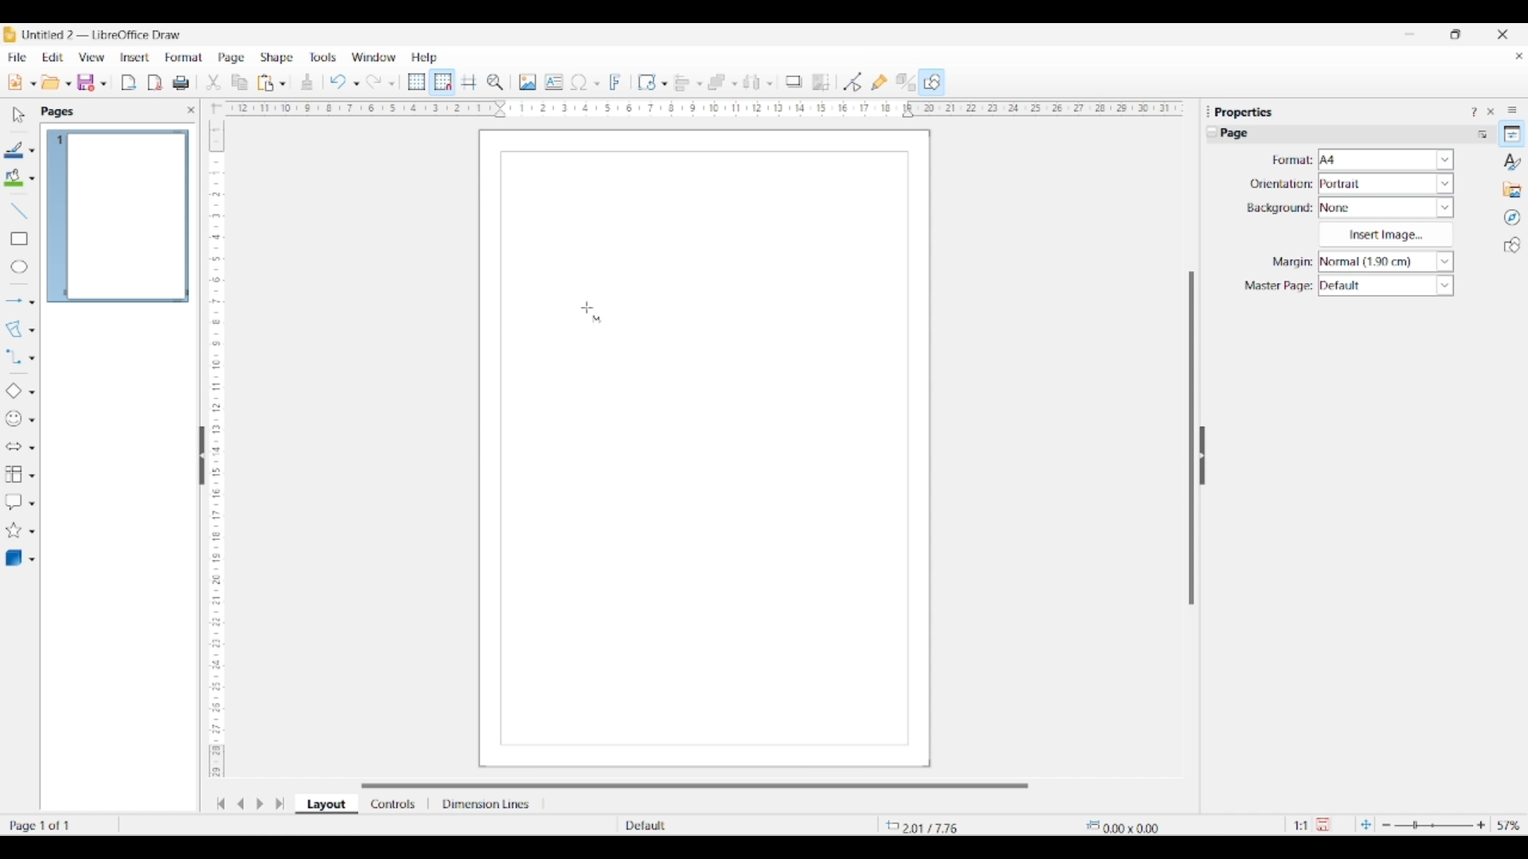 The width and height of the screenshot is (1528, 859). What do you see at coordinates (18, 210) in the screenshot?
I see `Insert line` at bounding box center [18, 210].